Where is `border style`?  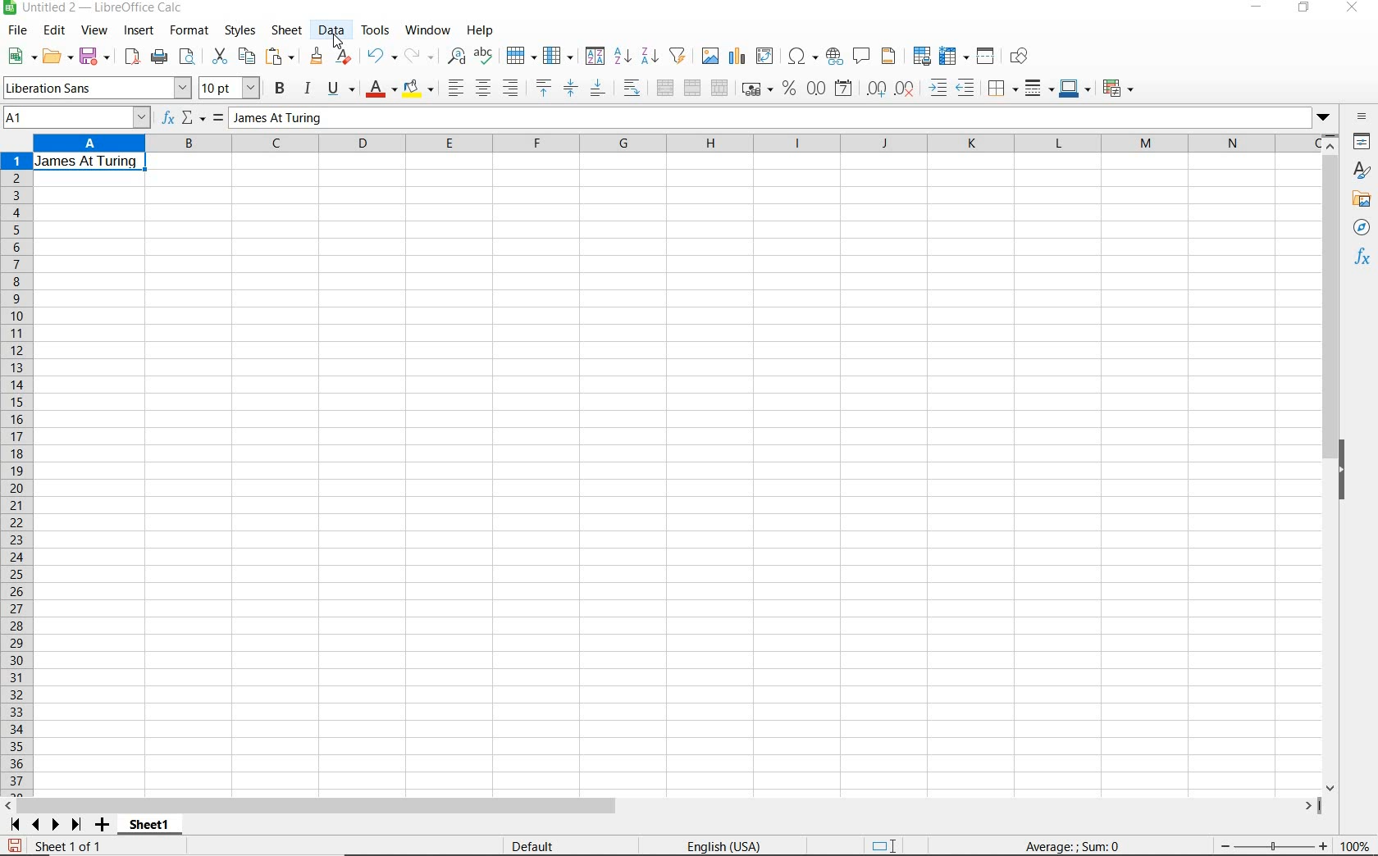
border style is located at coordinates (1004, 87).